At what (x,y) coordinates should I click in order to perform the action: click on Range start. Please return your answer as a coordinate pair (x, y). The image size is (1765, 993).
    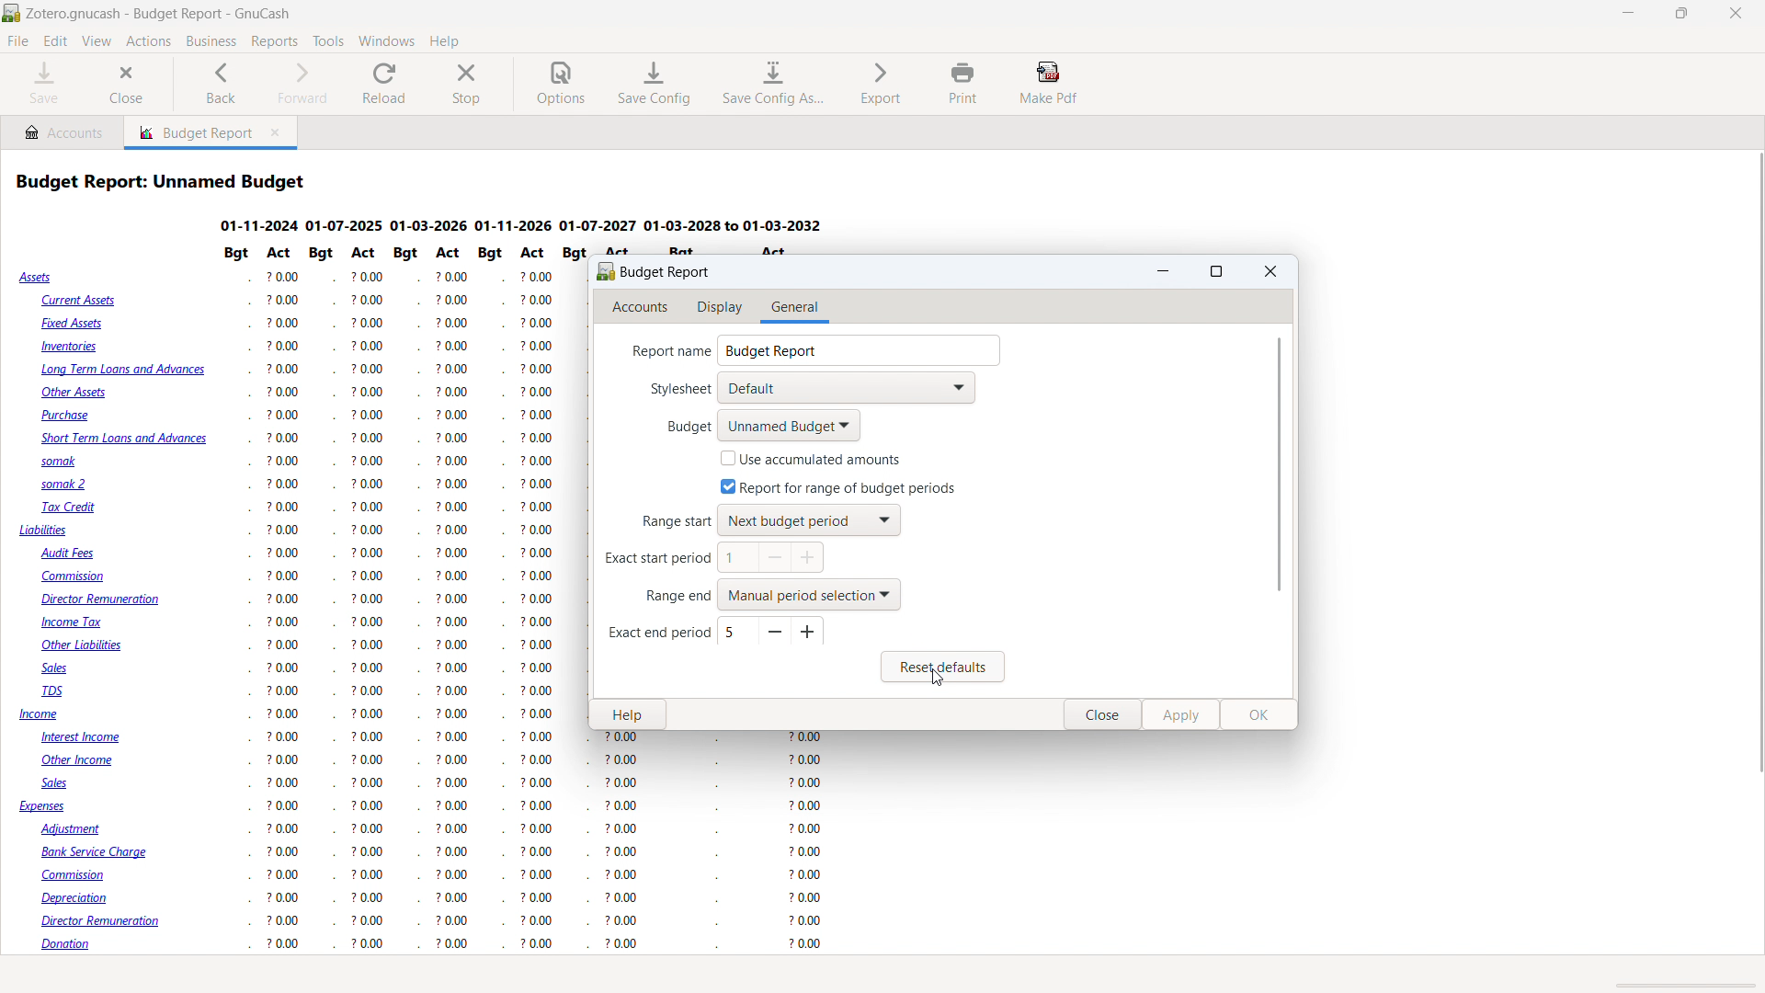
    Looking at the image, I should click on (665, 523).